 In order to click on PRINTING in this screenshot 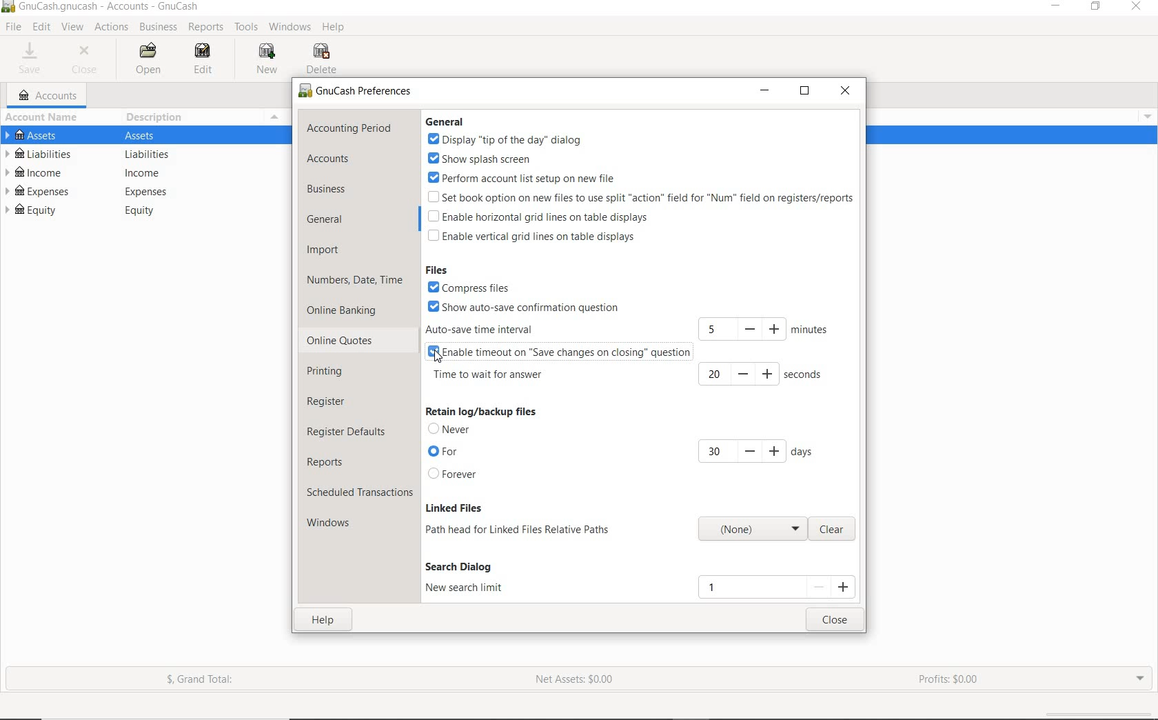, I will do `click(336, 371)`.